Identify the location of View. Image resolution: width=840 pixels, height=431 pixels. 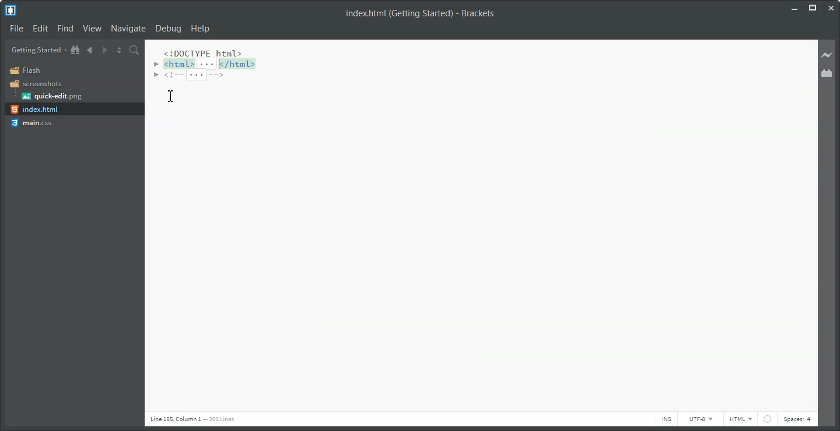
(92, 28).